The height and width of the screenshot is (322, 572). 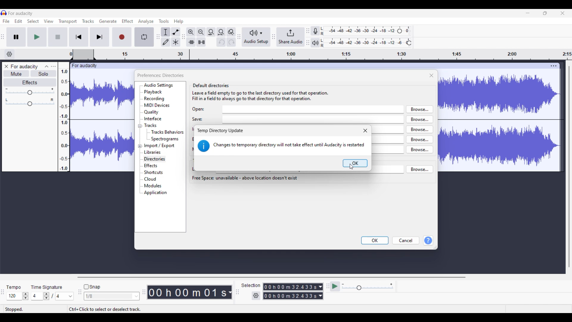 What do you see at coordinates (153, 152) in the screenshot?
I see `Libraries` at bounding box center [153, 152].